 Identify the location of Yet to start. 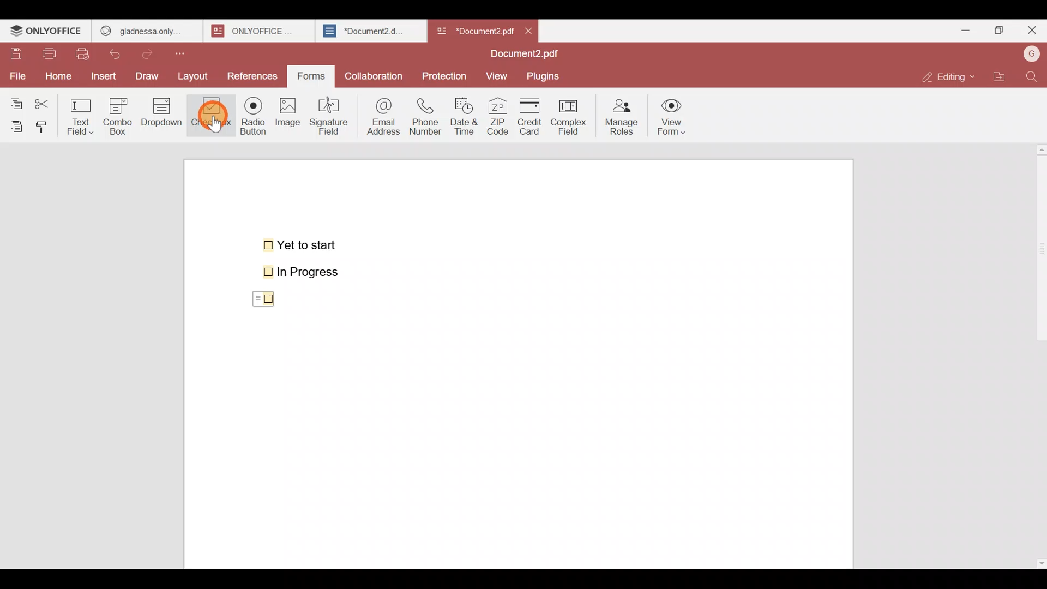
(302, 244).